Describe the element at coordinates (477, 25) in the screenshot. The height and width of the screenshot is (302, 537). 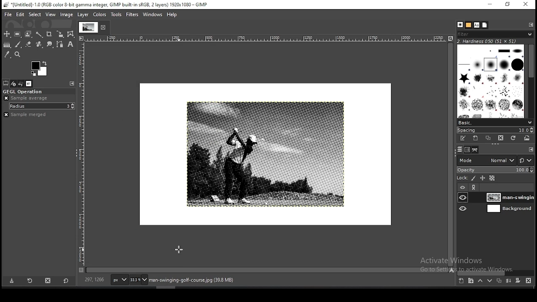
I see `fonts` at that location.